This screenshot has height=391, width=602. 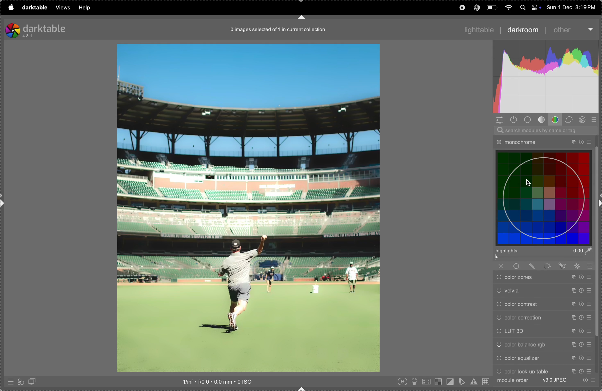 I want to click on image collection, so click(x=275, y=31).